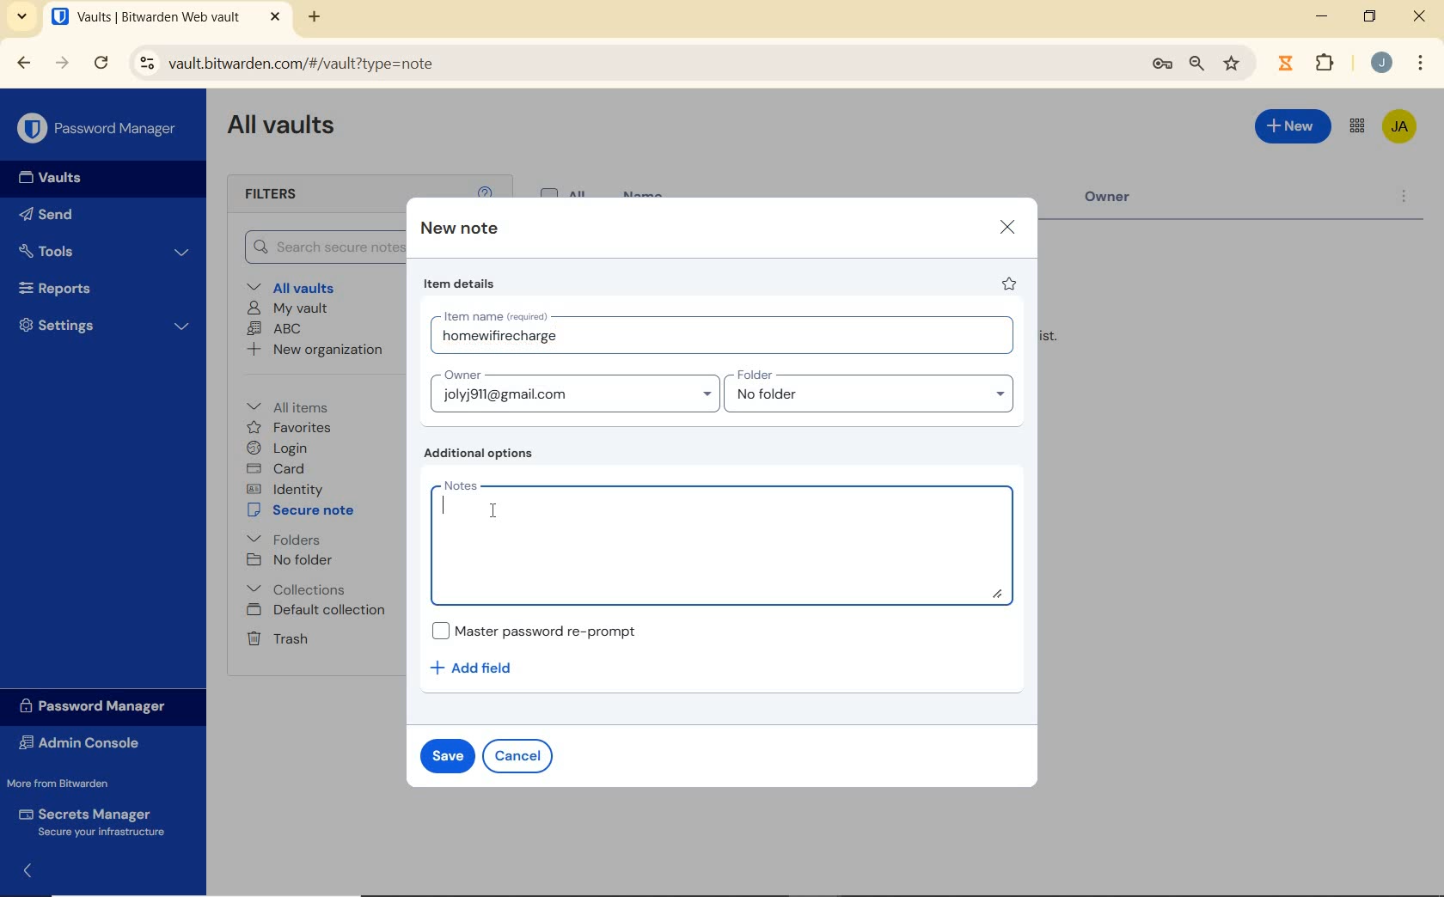 Image resolution: width=1444 pixels, height=897 pixels. I want to click on backward, so click(24, 64).